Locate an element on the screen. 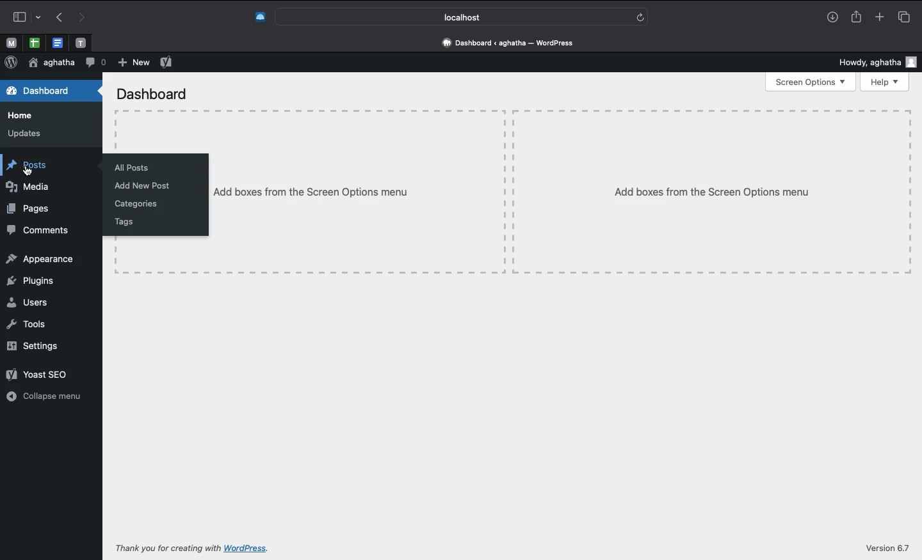 The image size is (922, 560). Home is located at coordinates (26, 116).